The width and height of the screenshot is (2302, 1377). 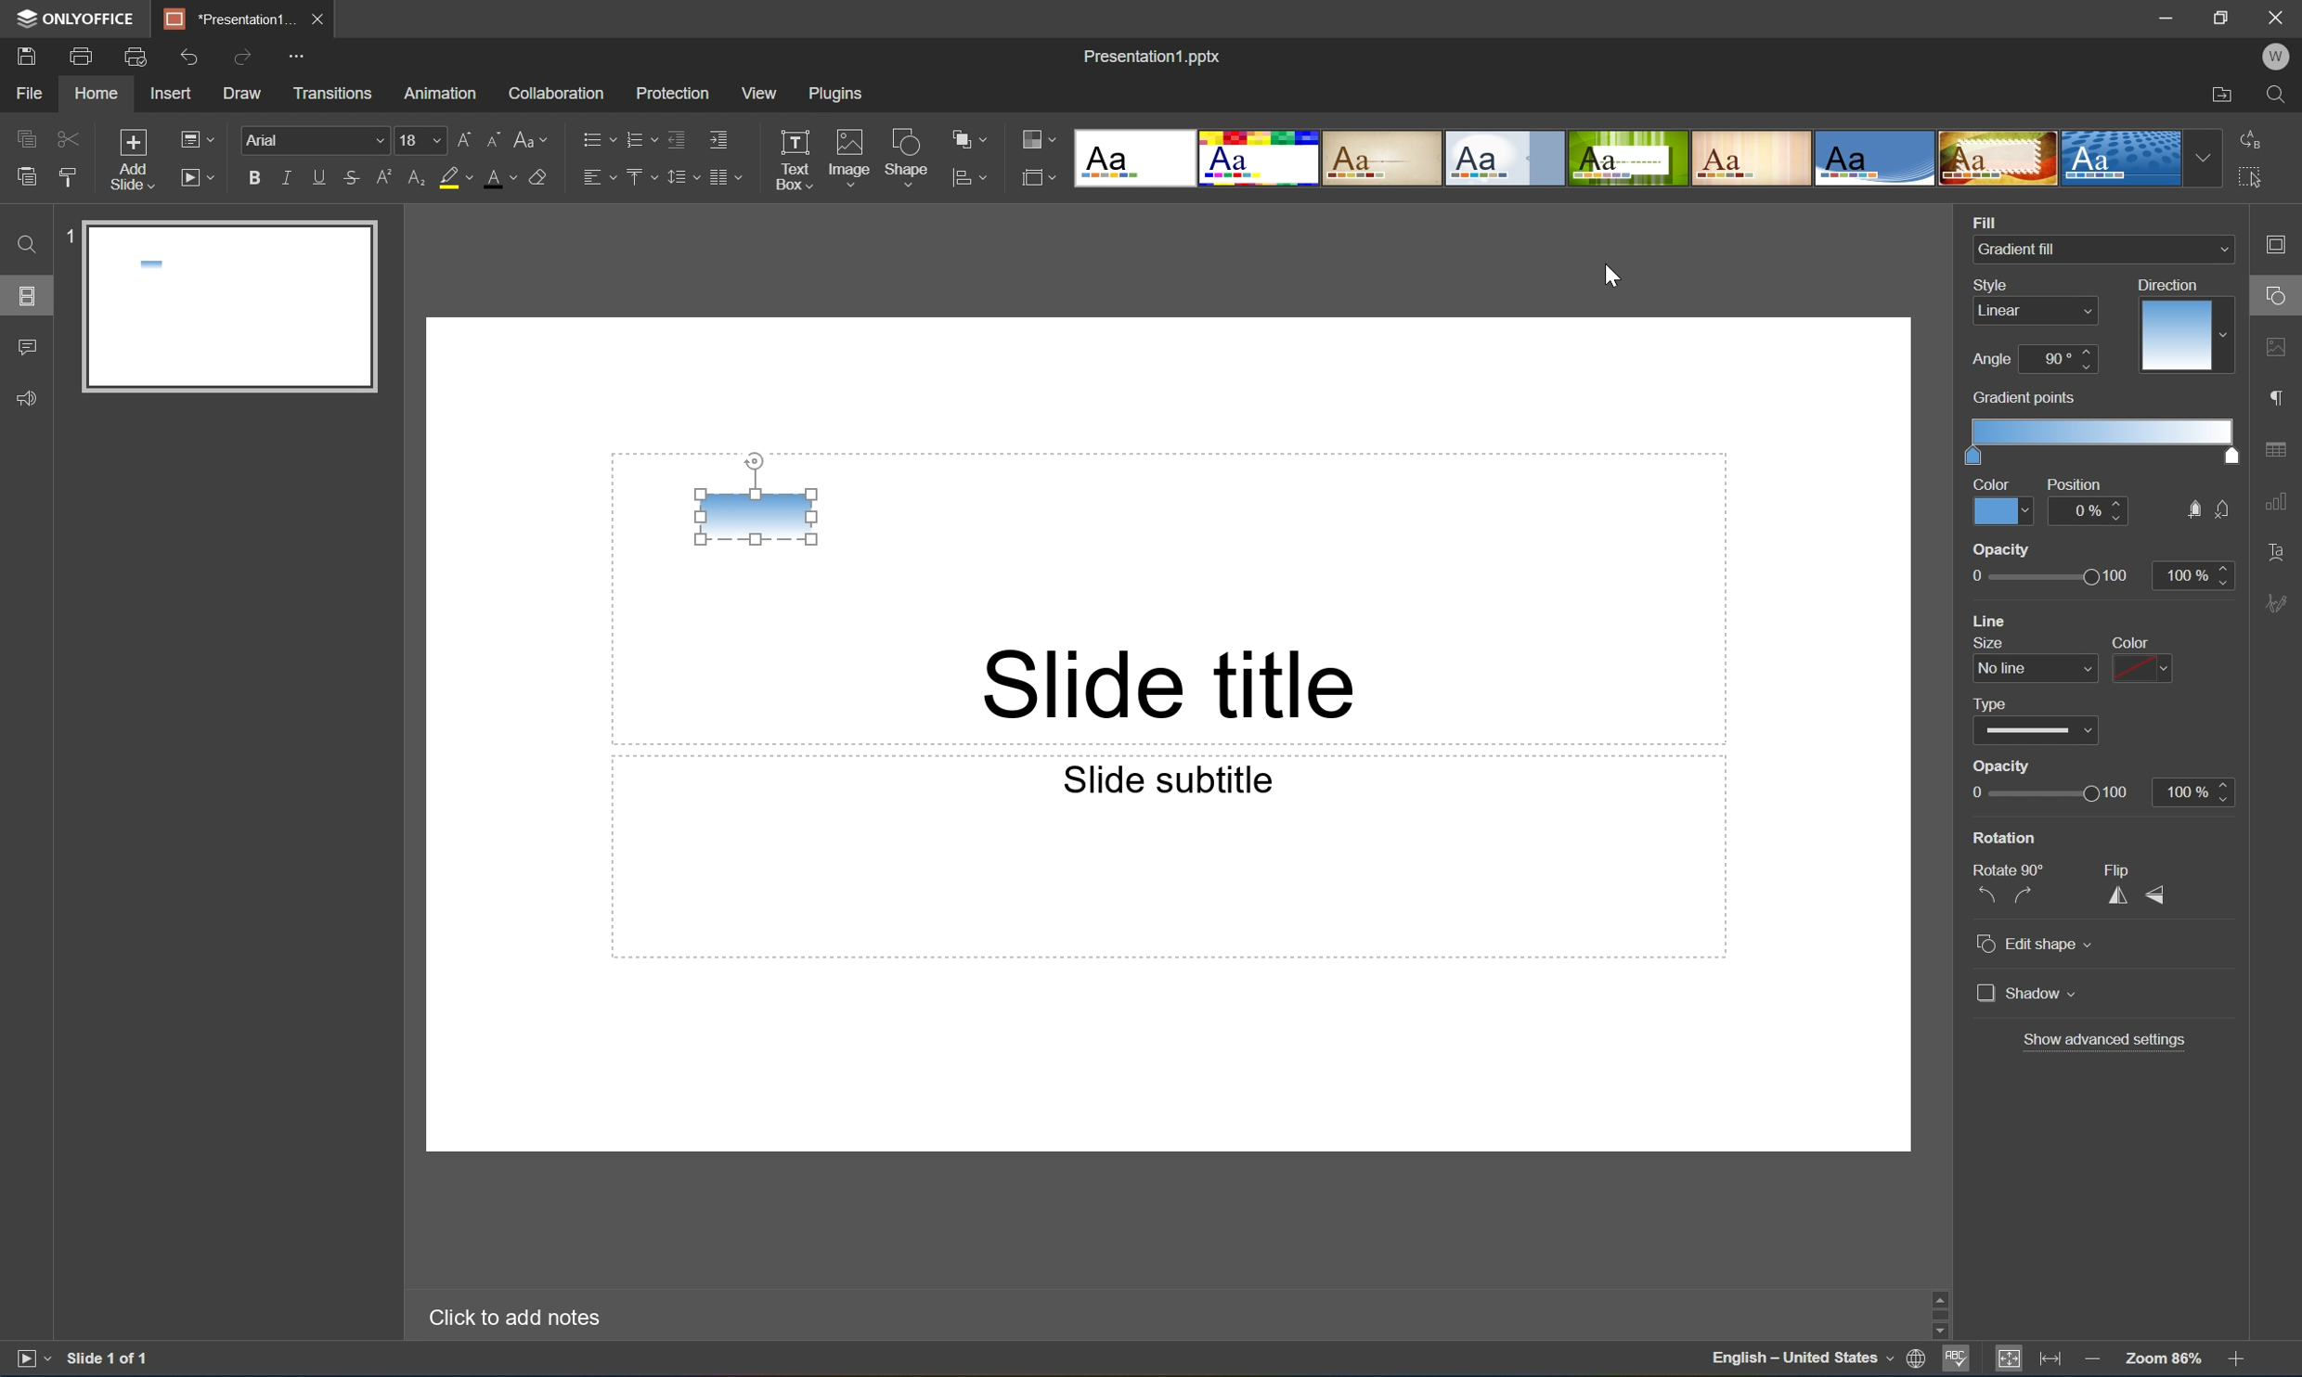 I want to click on Rotation, so click(x=2006, y=838).